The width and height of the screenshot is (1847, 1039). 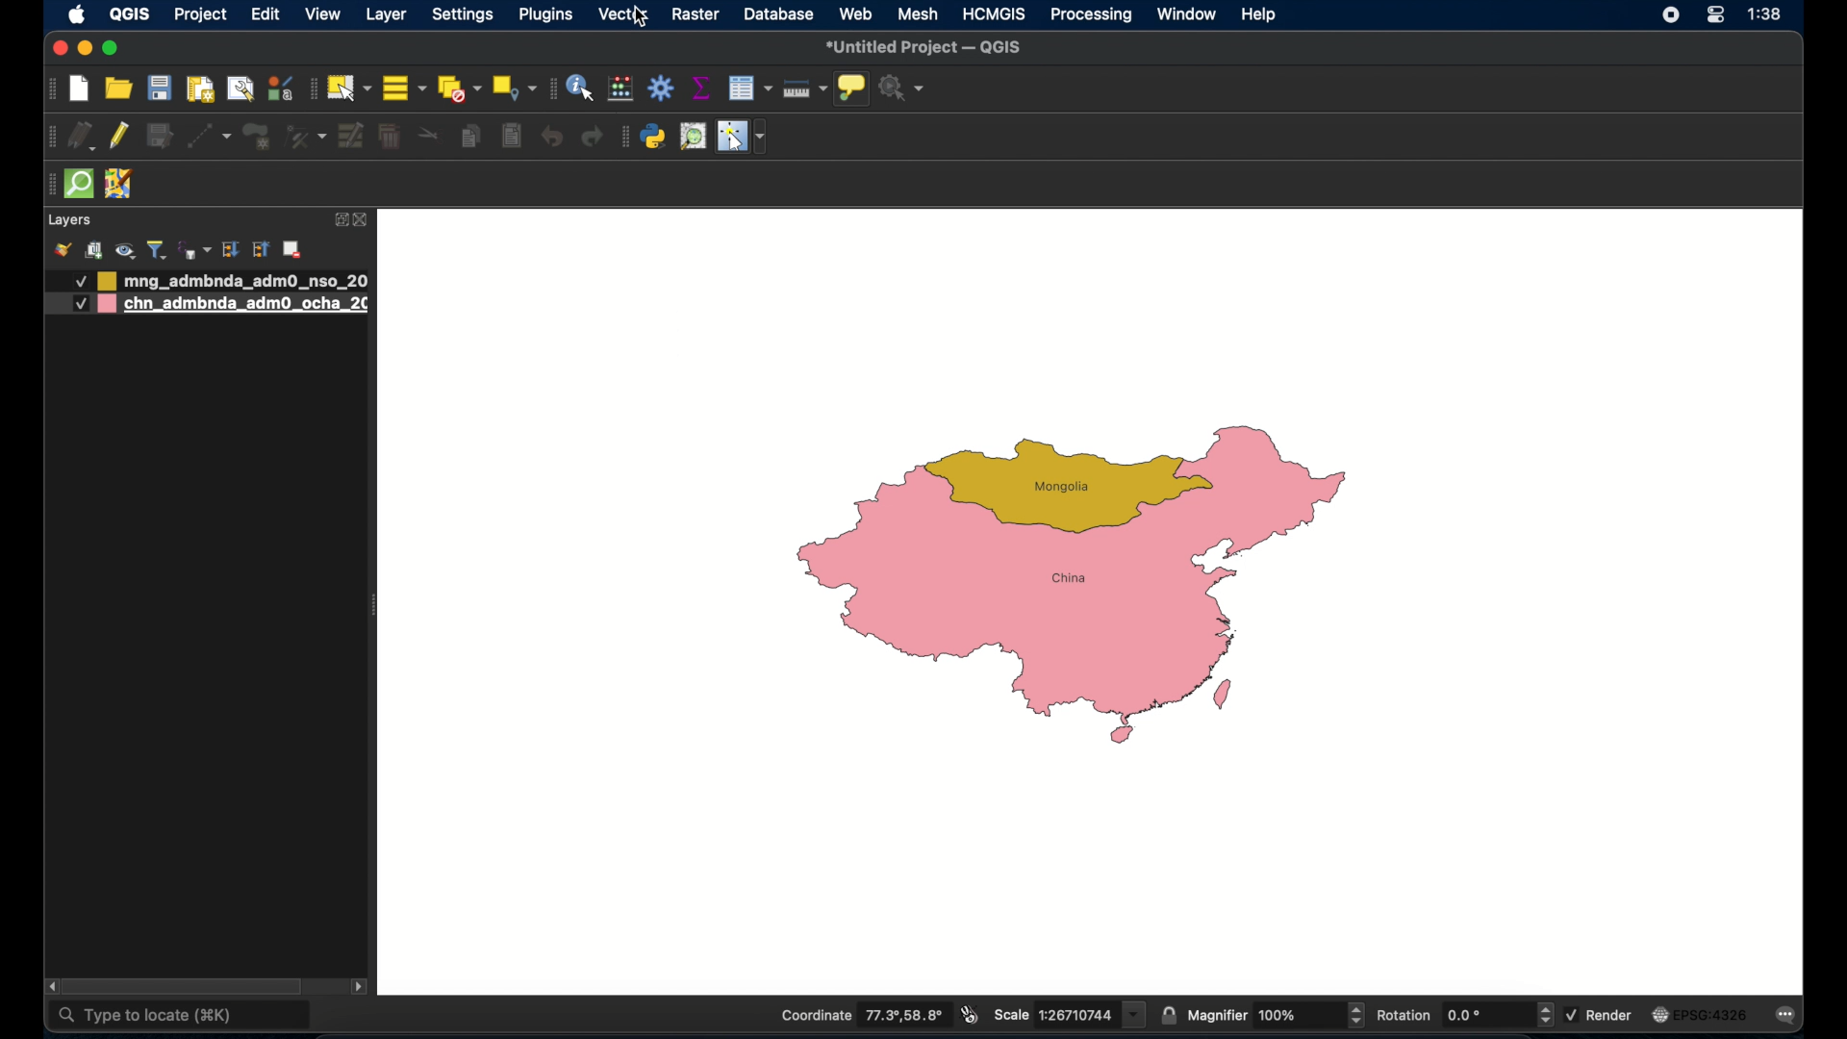 I want to click on delete selected, so click(x=390, y=137).